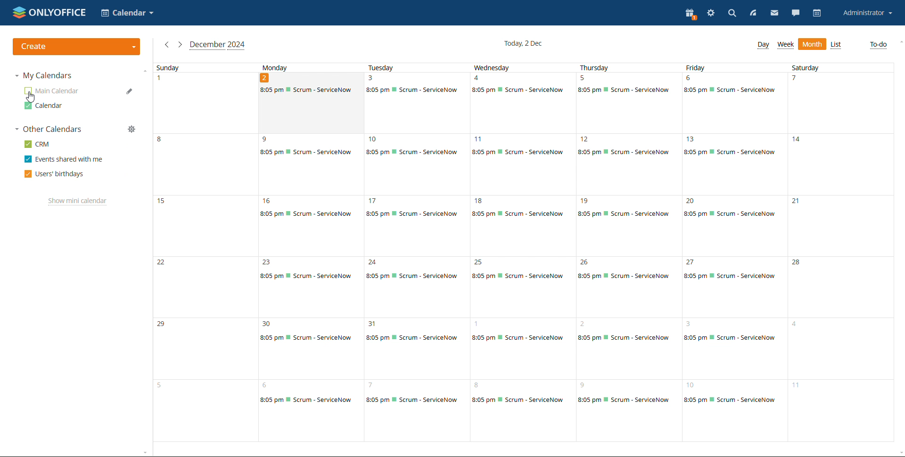 This screenshot has height=457, width=905. Describe the element at coordinates (752, 14) in the screenshot. I see `feed` at that location.